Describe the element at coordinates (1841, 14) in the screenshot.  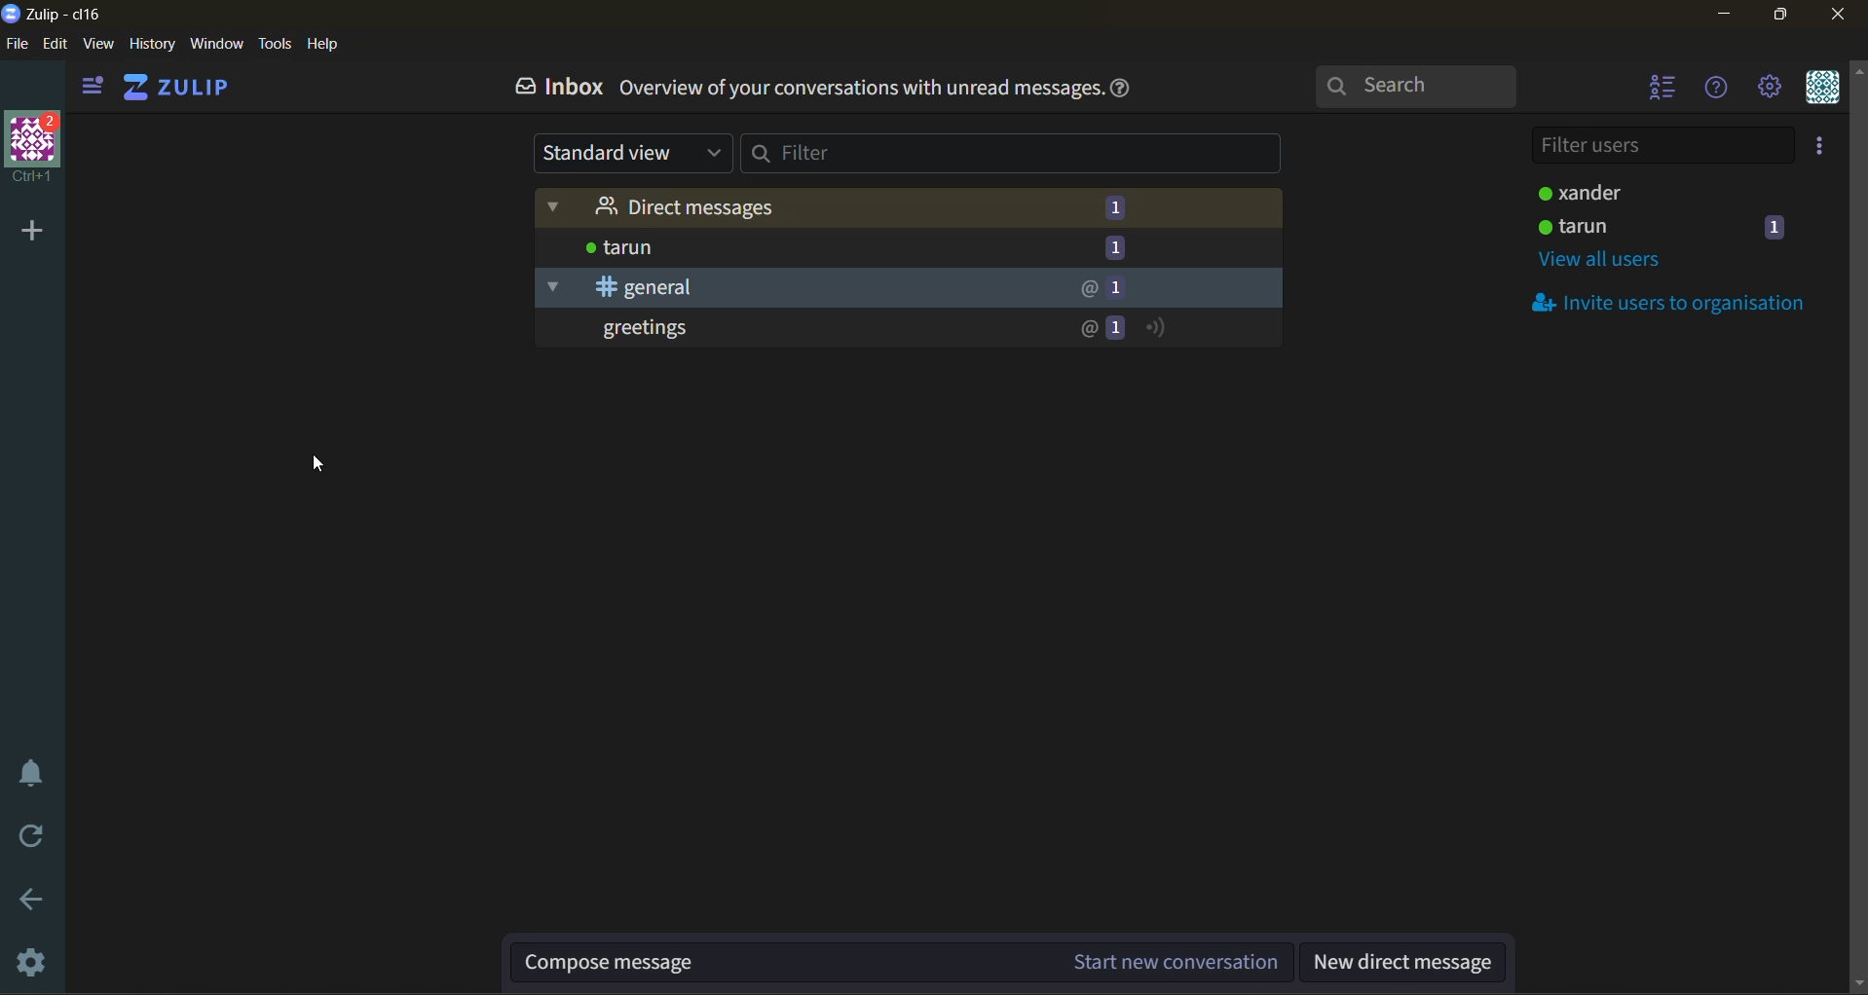
I see `close` at that location.